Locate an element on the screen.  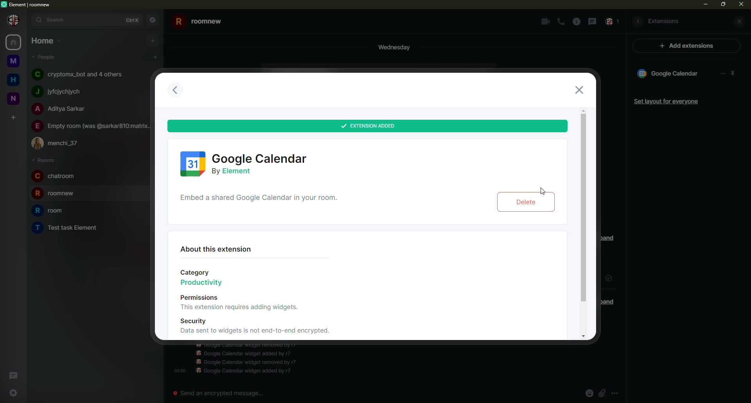
room is located at coordinates (56, 193).